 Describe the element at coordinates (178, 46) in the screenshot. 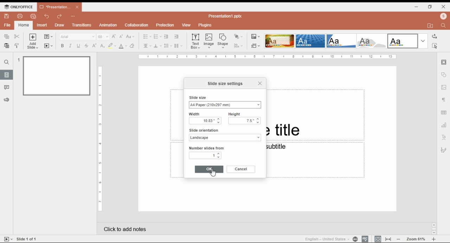

I see `insert columns` at that location.